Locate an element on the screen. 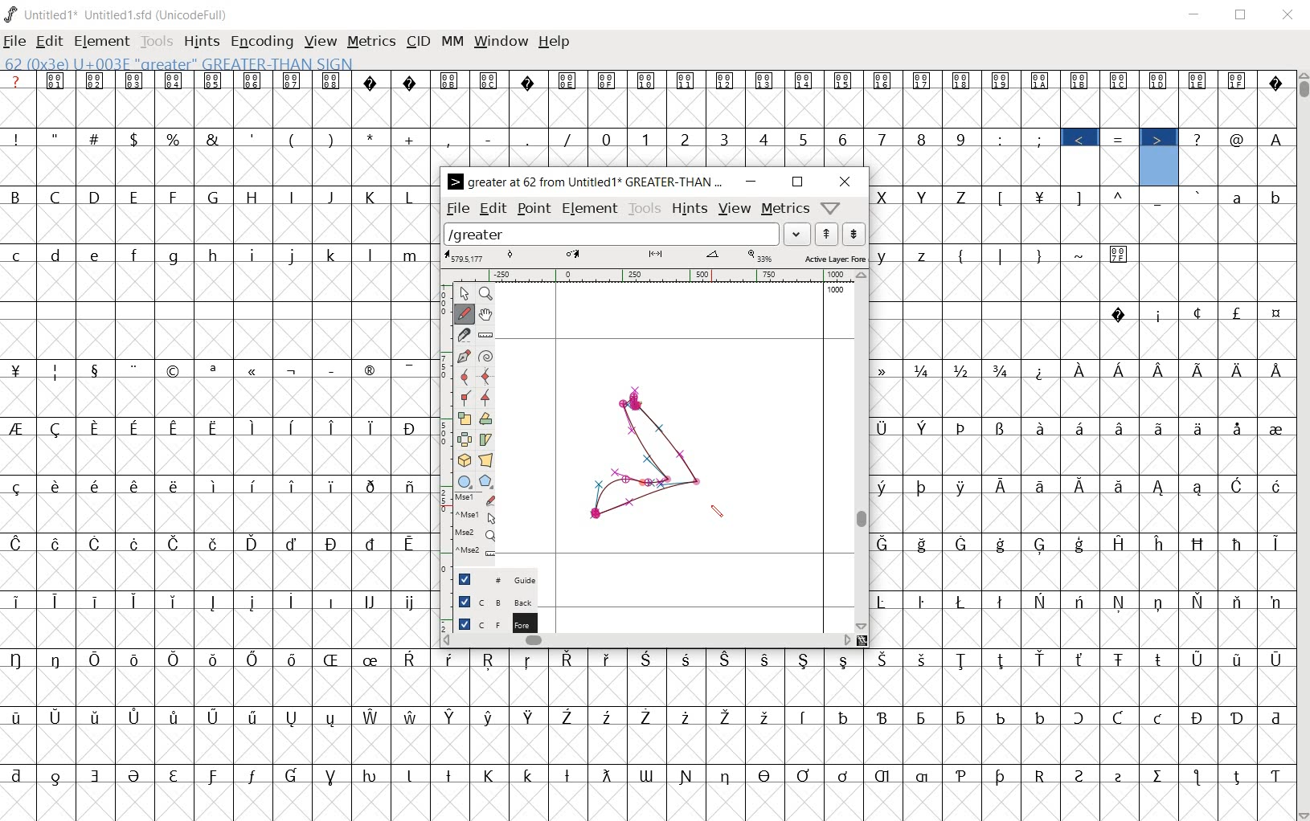 The image size is (1310, 821). mm is located at coordinates (452, 43).